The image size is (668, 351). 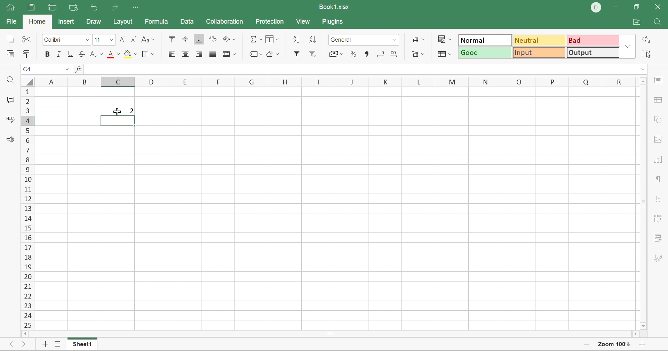 What do you see at coordinates (118, 121) in the screenshot?
I see `Selected cell` at bounding box center [118, 121].